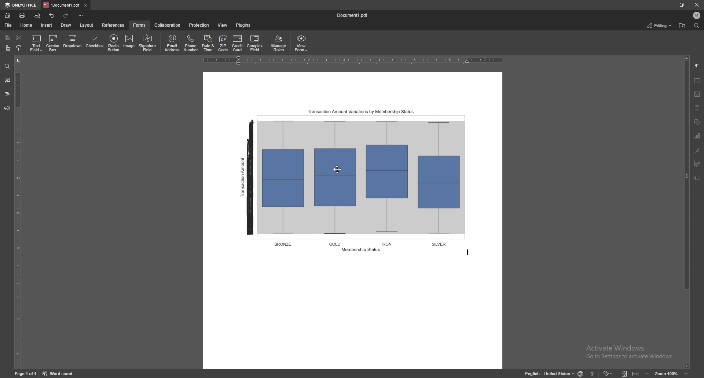  What do you see at coordinates (592, 373) in the screenshot?
I see `spell check` at bounding box center [592, 373].